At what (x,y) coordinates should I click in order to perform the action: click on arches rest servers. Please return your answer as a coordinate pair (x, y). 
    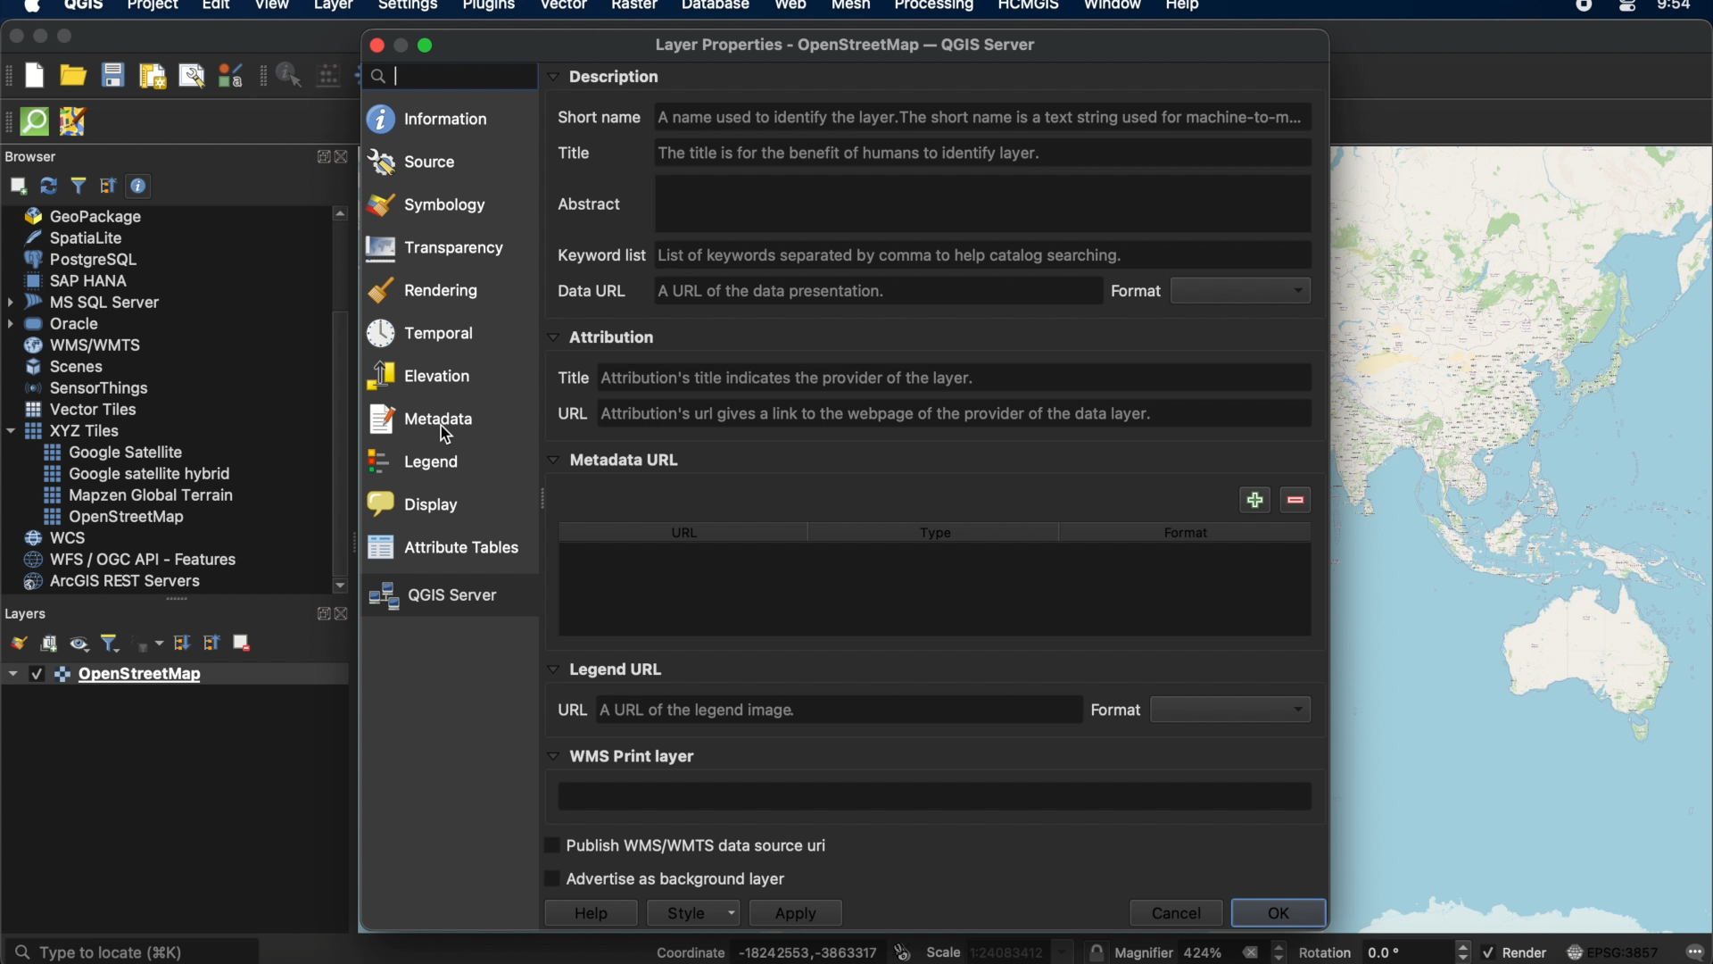
    Looking at the image, I should click on (119, 583).